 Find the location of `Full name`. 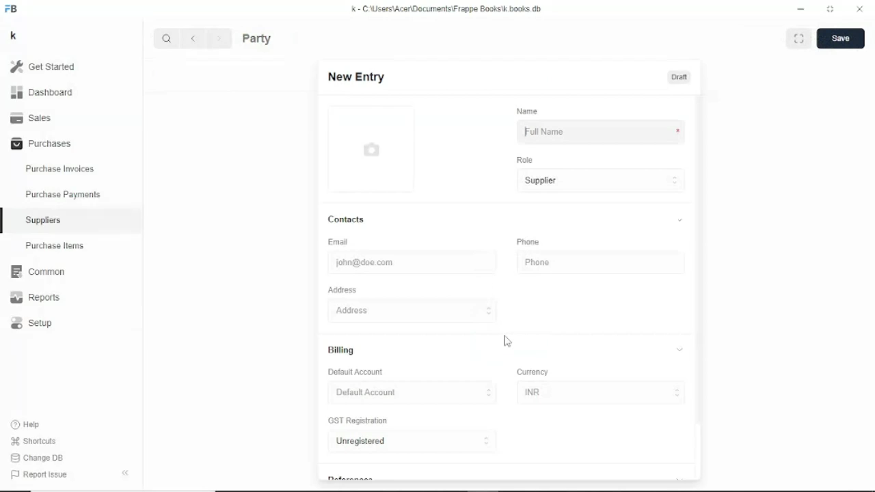

Full name is located at coordinates (600, 133).